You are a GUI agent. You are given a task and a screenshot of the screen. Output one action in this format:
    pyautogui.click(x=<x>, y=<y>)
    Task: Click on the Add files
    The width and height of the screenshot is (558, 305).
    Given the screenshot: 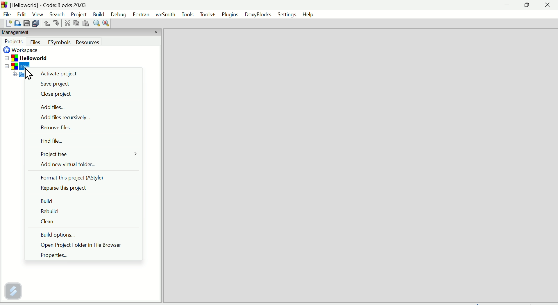 What is the action you would take?
    pyautogui.click(x=52, y=107)
    